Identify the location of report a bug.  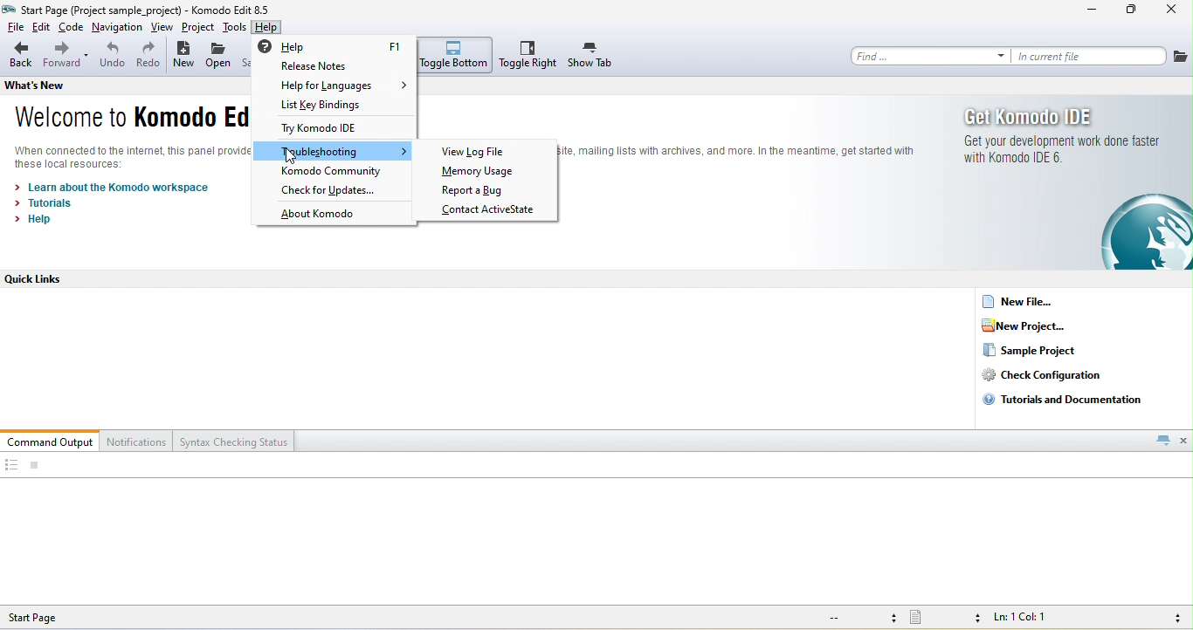
(486, 191).